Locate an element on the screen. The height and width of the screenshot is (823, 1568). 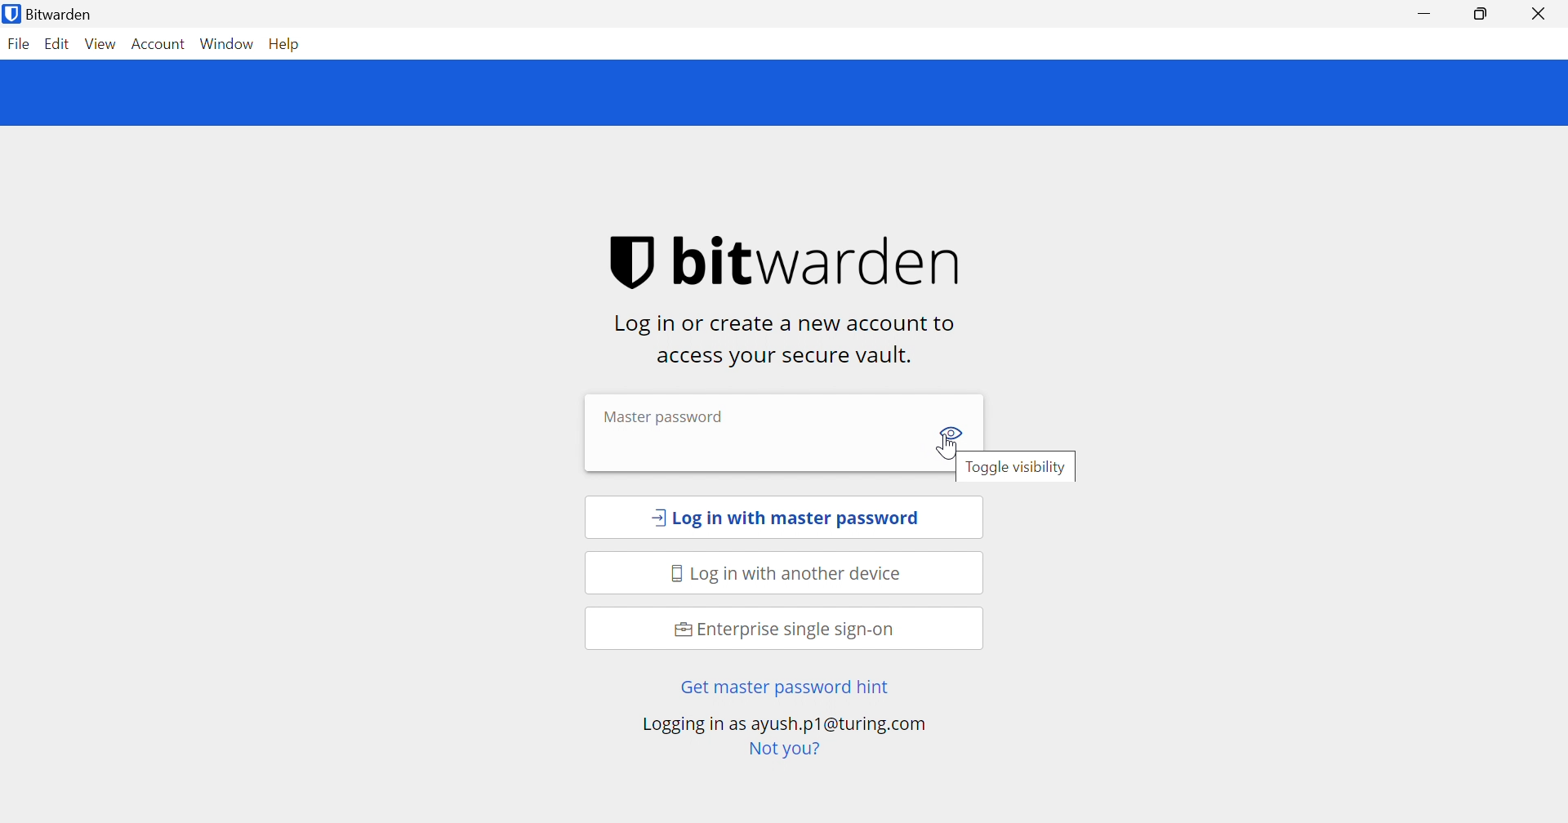
Edit is located at coordinates (60, 45).